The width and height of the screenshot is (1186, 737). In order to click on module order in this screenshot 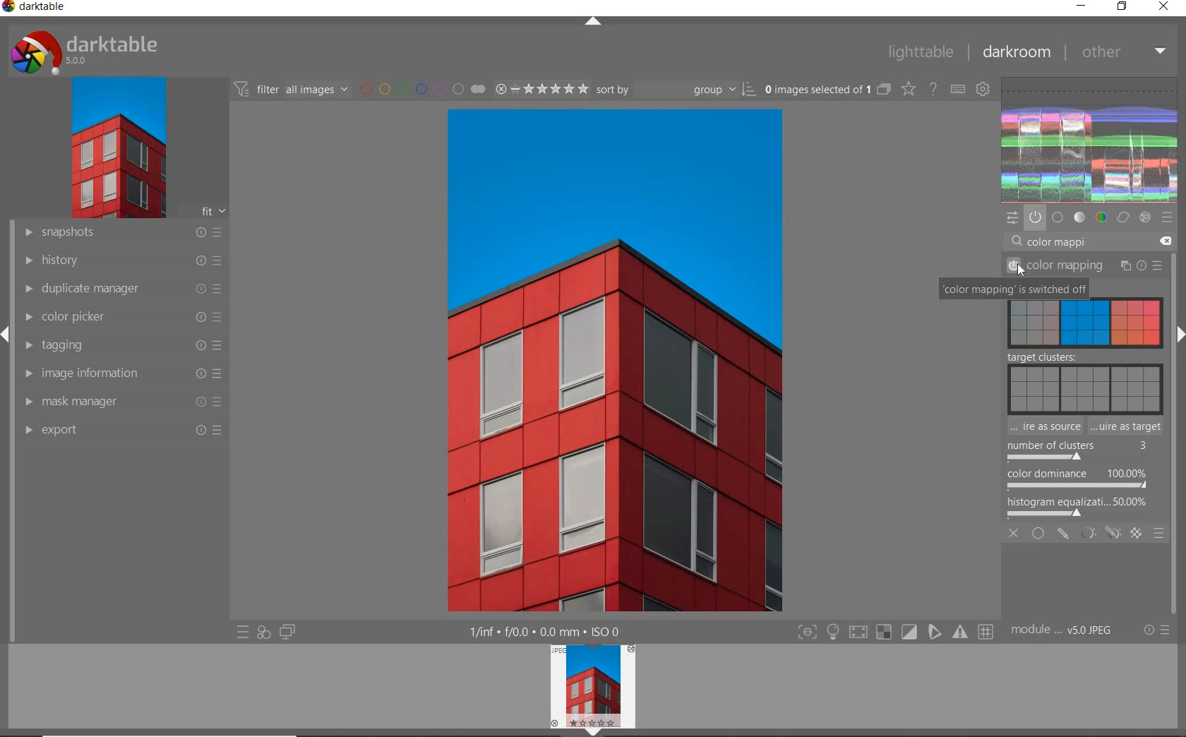, I will do `click(1063, 630)`.